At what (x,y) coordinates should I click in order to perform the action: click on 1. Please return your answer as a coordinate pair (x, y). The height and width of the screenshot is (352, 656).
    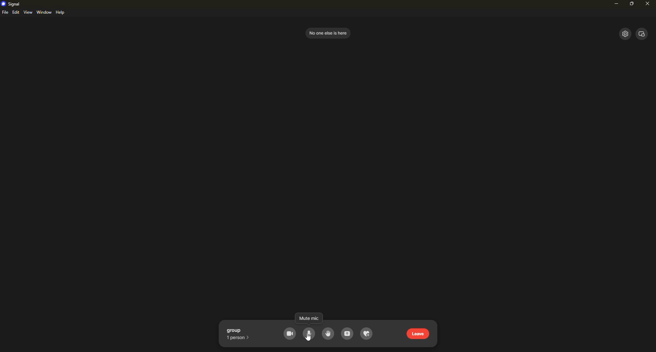
    Looking at the image, I should click on (239, 337).